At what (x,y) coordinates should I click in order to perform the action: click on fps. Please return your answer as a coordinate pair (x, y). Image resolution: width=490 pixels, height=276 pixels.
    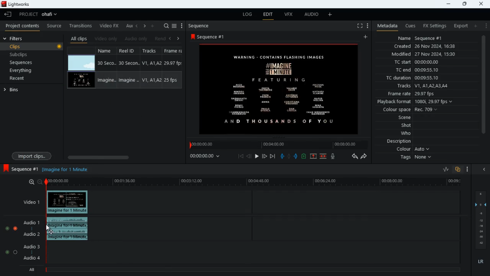
    Looking at the image, I should click on (174, 51).